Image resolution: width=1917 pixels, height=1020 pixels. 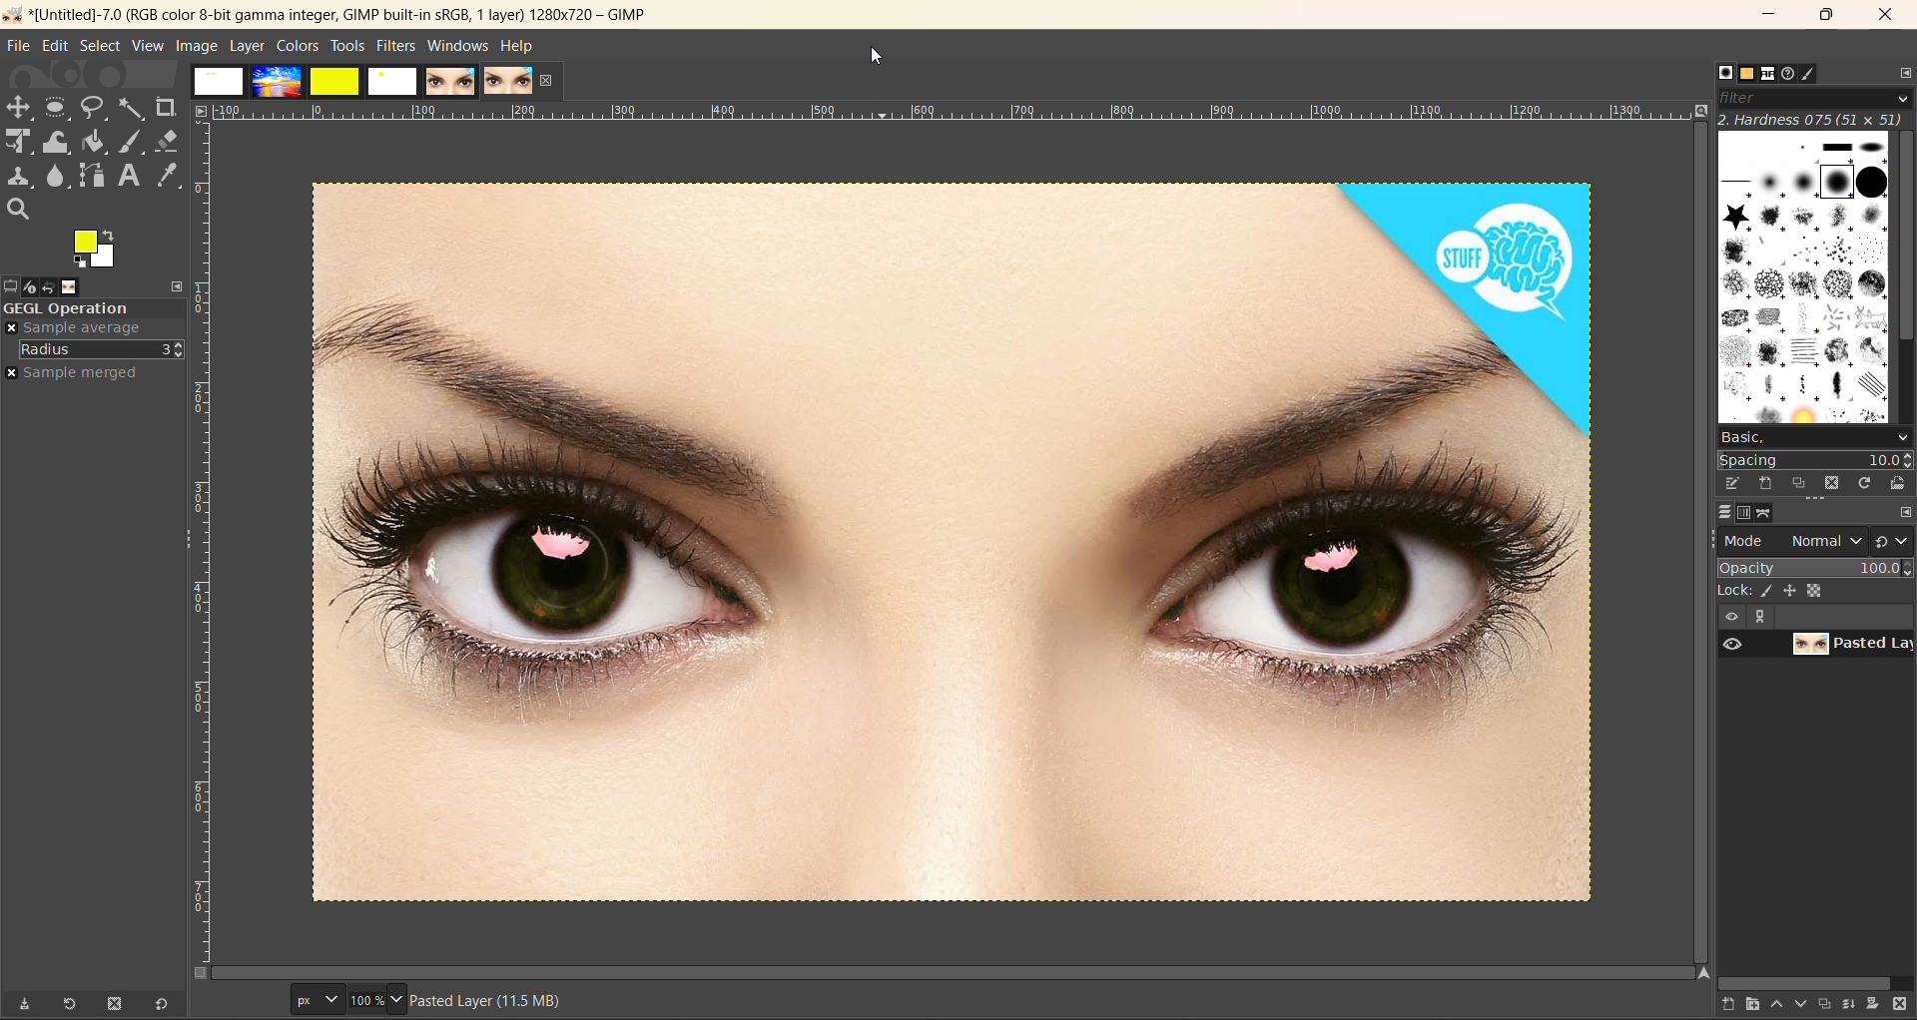 What do you see at coordinates (67, 1005) in the screenshot?
I see `refresh tool preset` at bounding box center [67, 1005].